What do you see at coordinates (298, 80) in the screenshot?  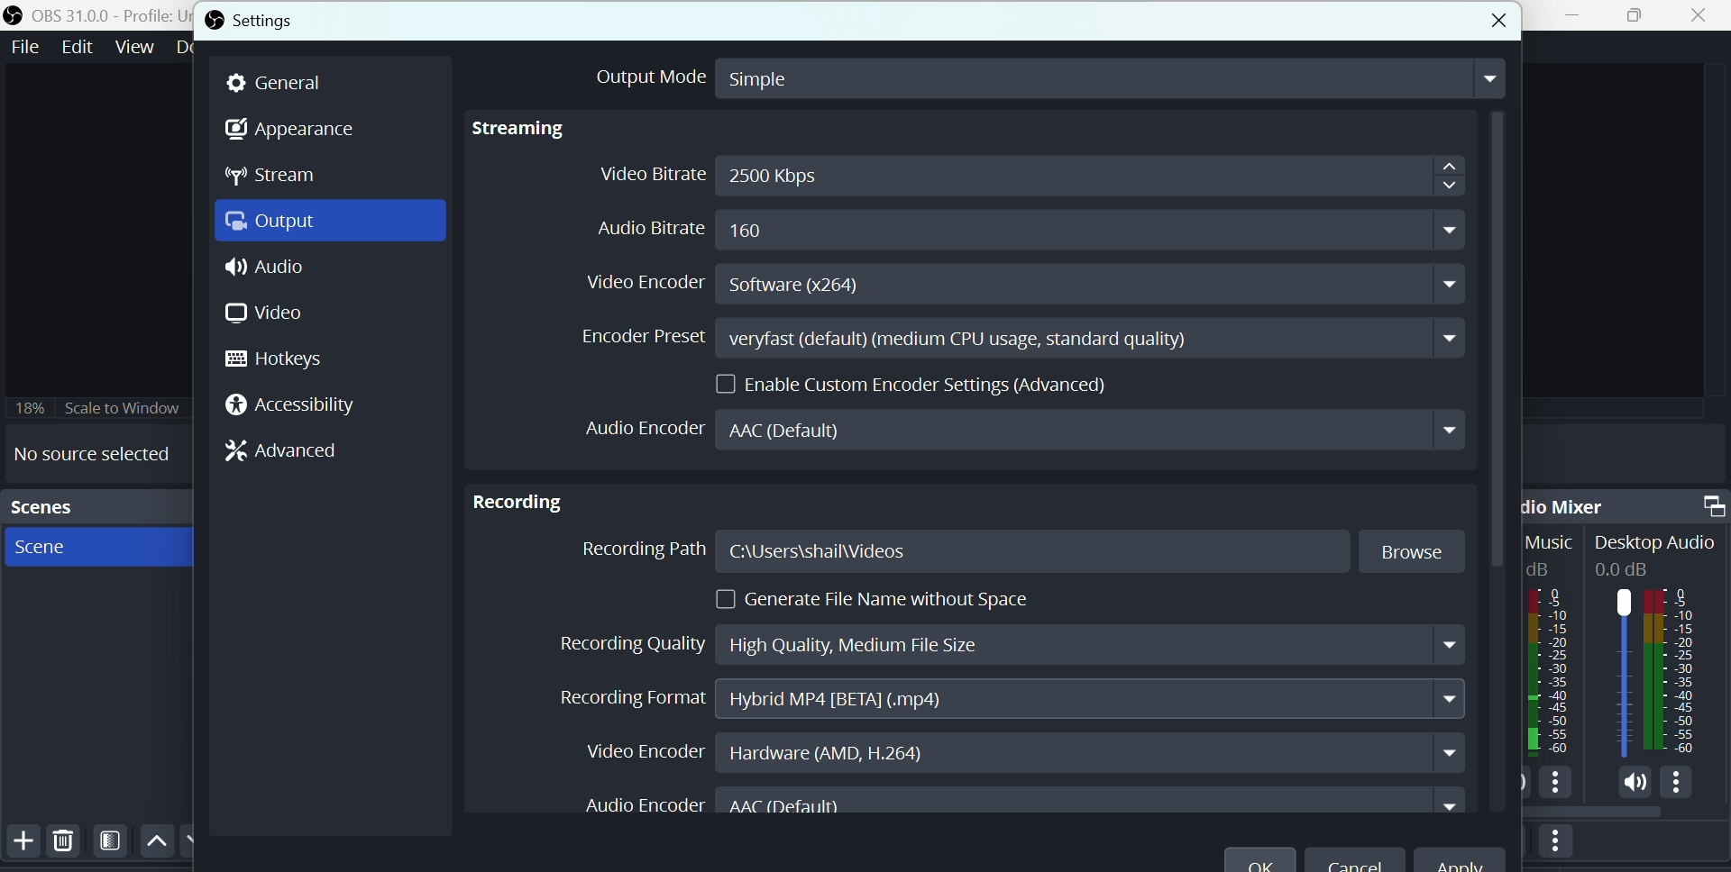 I see `general` at bounding box center [298, 80].